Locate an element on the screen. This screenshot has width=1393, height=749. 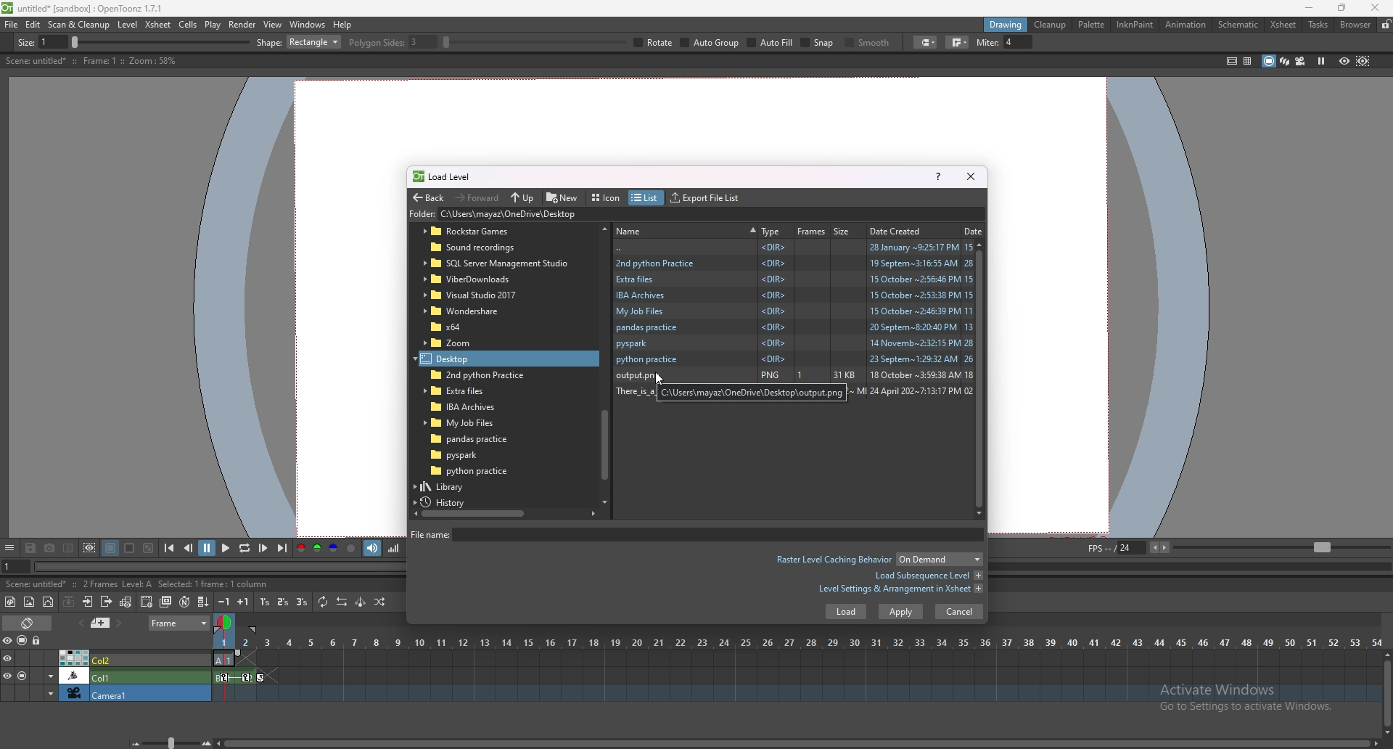
folder is located at coordinates (465, 405).